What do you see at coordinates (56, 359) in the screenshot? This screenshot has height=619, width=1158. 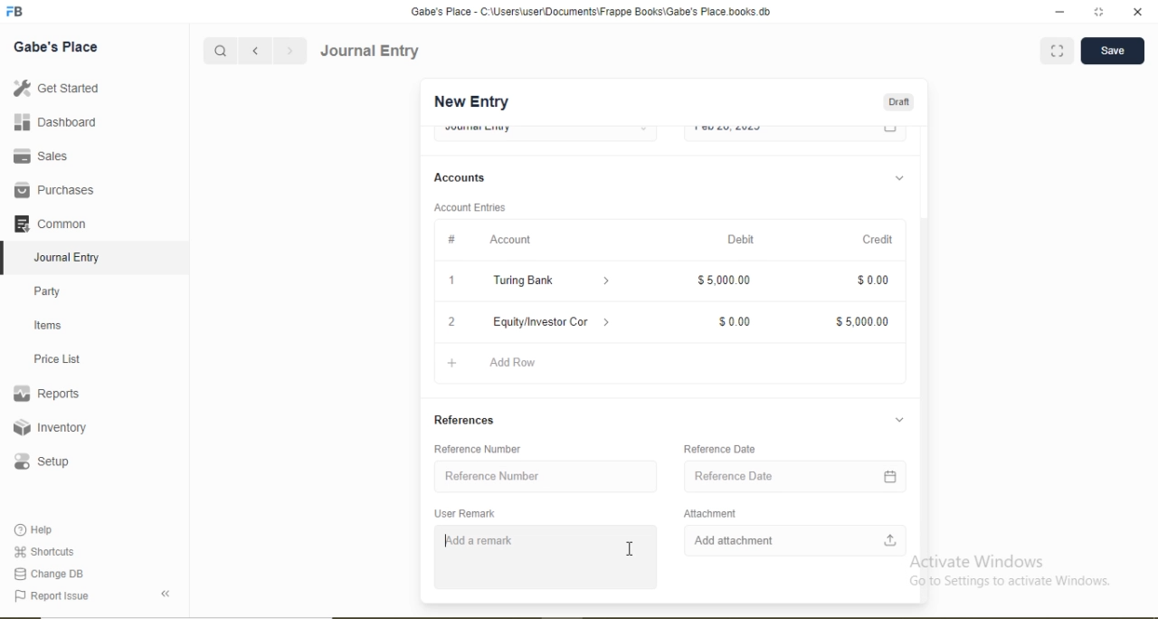 I see `Price List` at bounding box center [56, 359].